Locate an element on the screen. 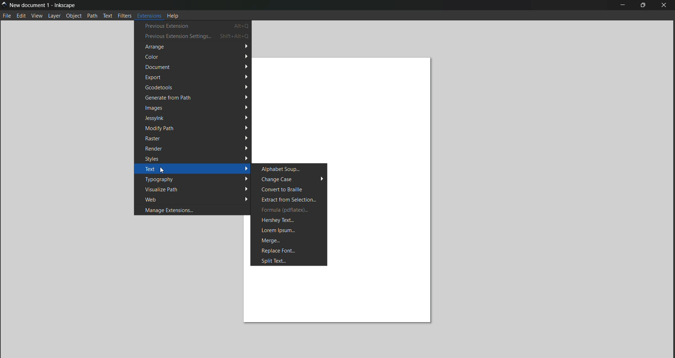 This screenshot has width=675, height=358. close is located at coordinates (664, 5).